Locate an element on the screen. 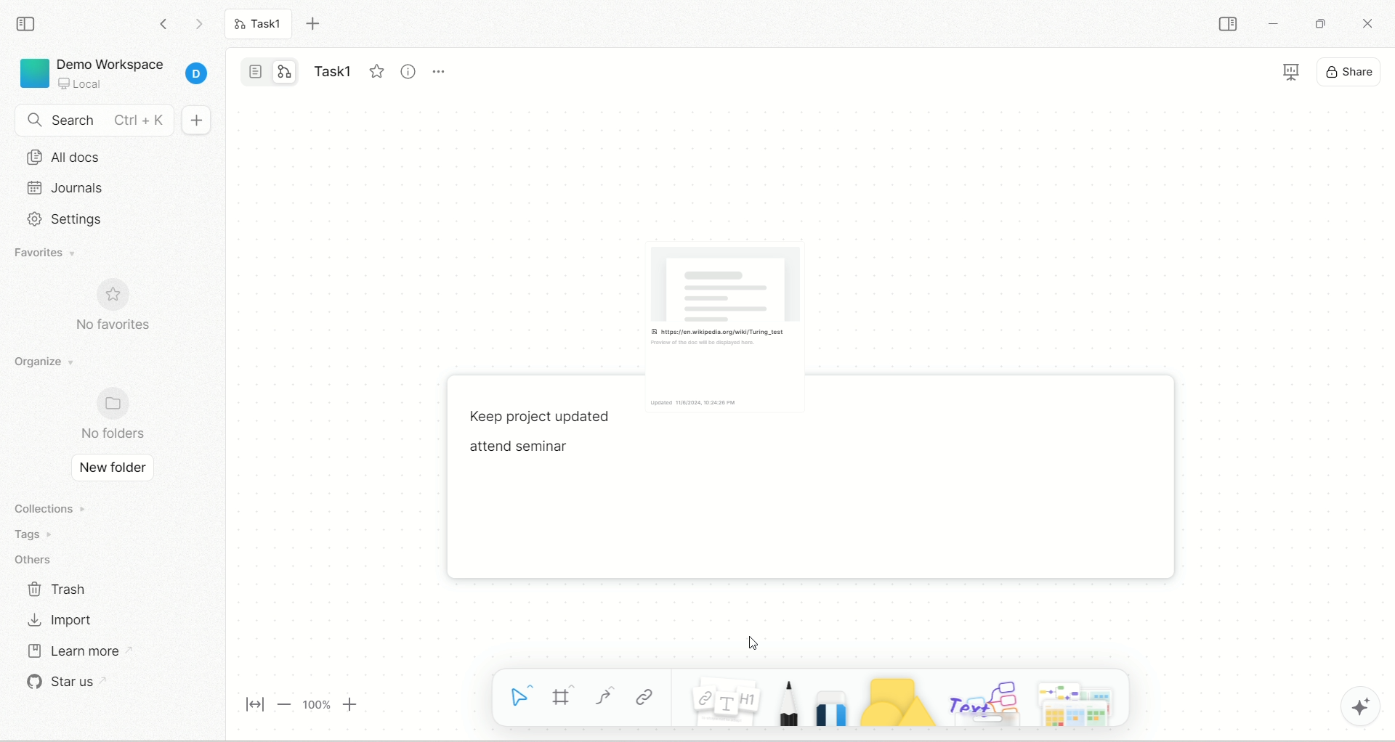  project - Demo Workspace is located at coordinates (115, 70).